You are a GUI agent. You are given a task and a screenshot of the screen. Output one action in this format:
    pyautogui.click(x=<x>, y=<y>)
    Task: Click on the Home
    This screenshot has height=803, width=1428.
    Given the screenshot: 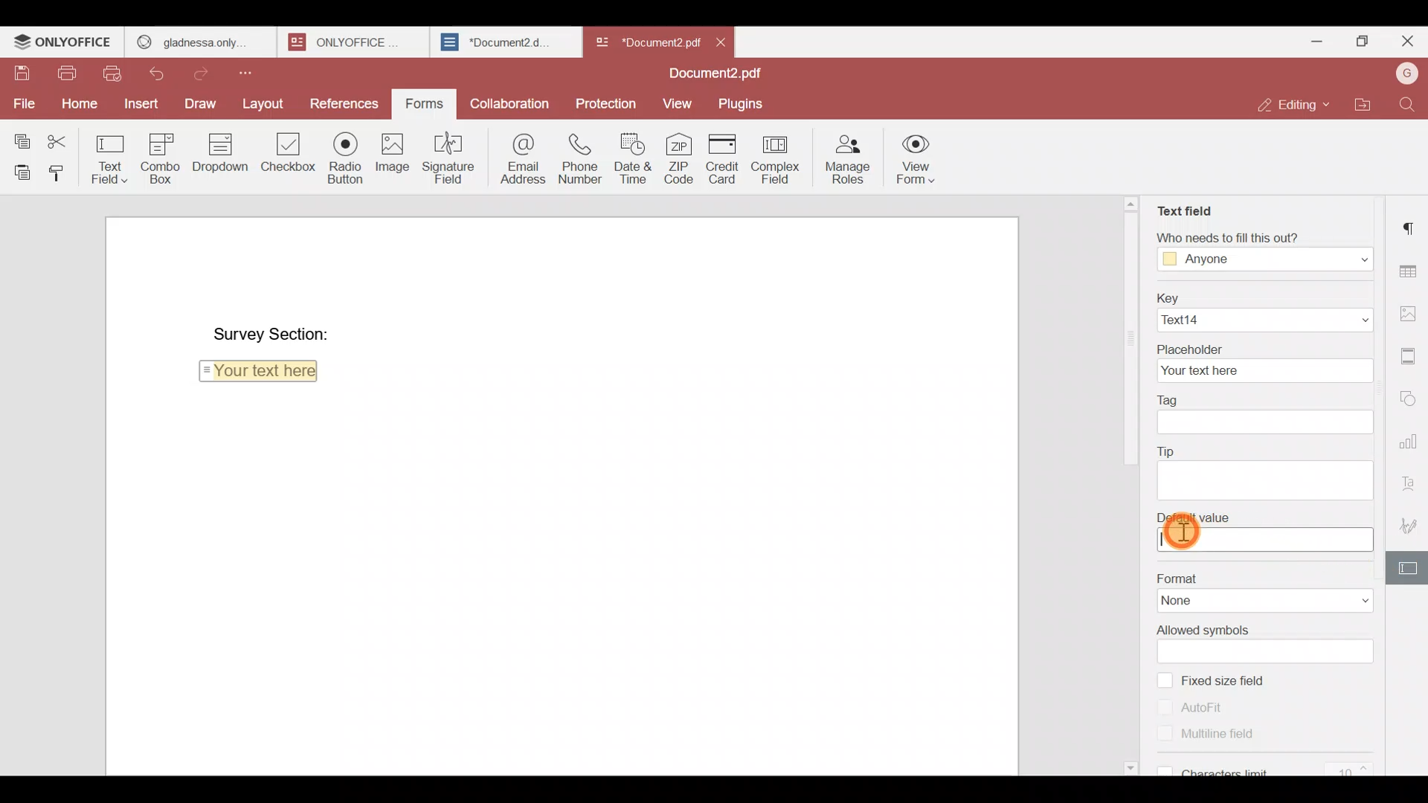 What is the action you would take?
    pyautogui.click(x=77, y=102)
    